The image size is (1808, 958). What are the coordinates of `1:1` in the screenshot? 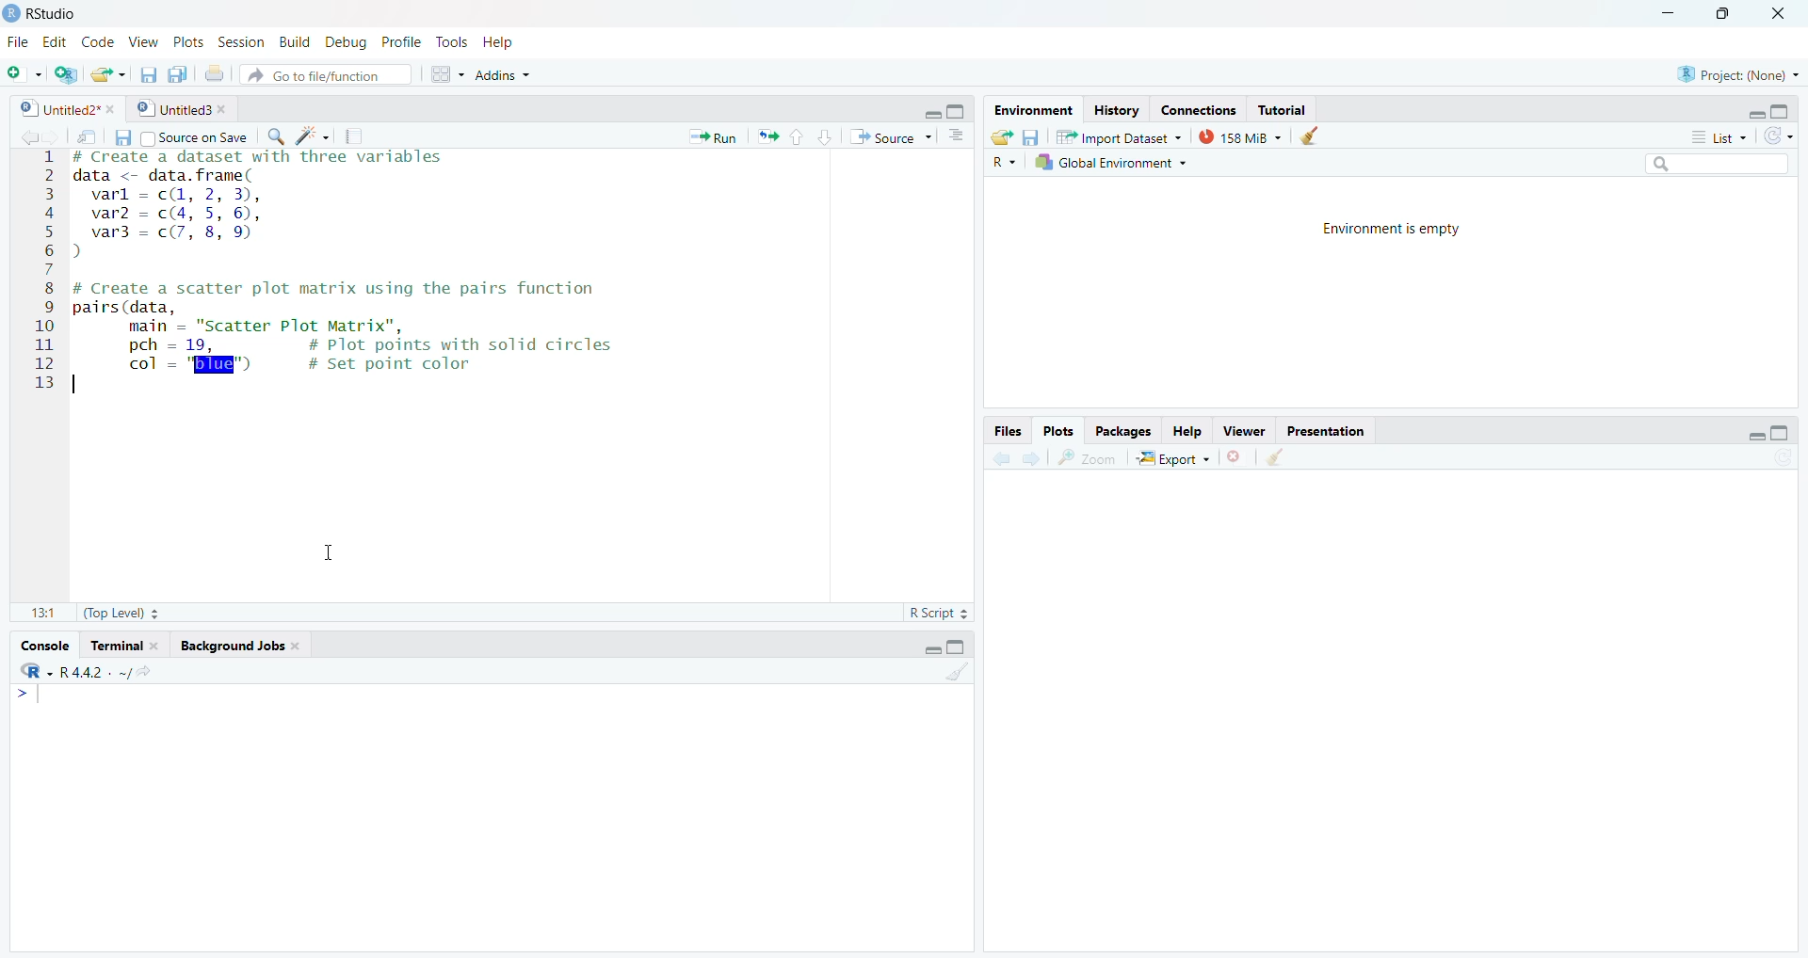 It's located at (37, 613).